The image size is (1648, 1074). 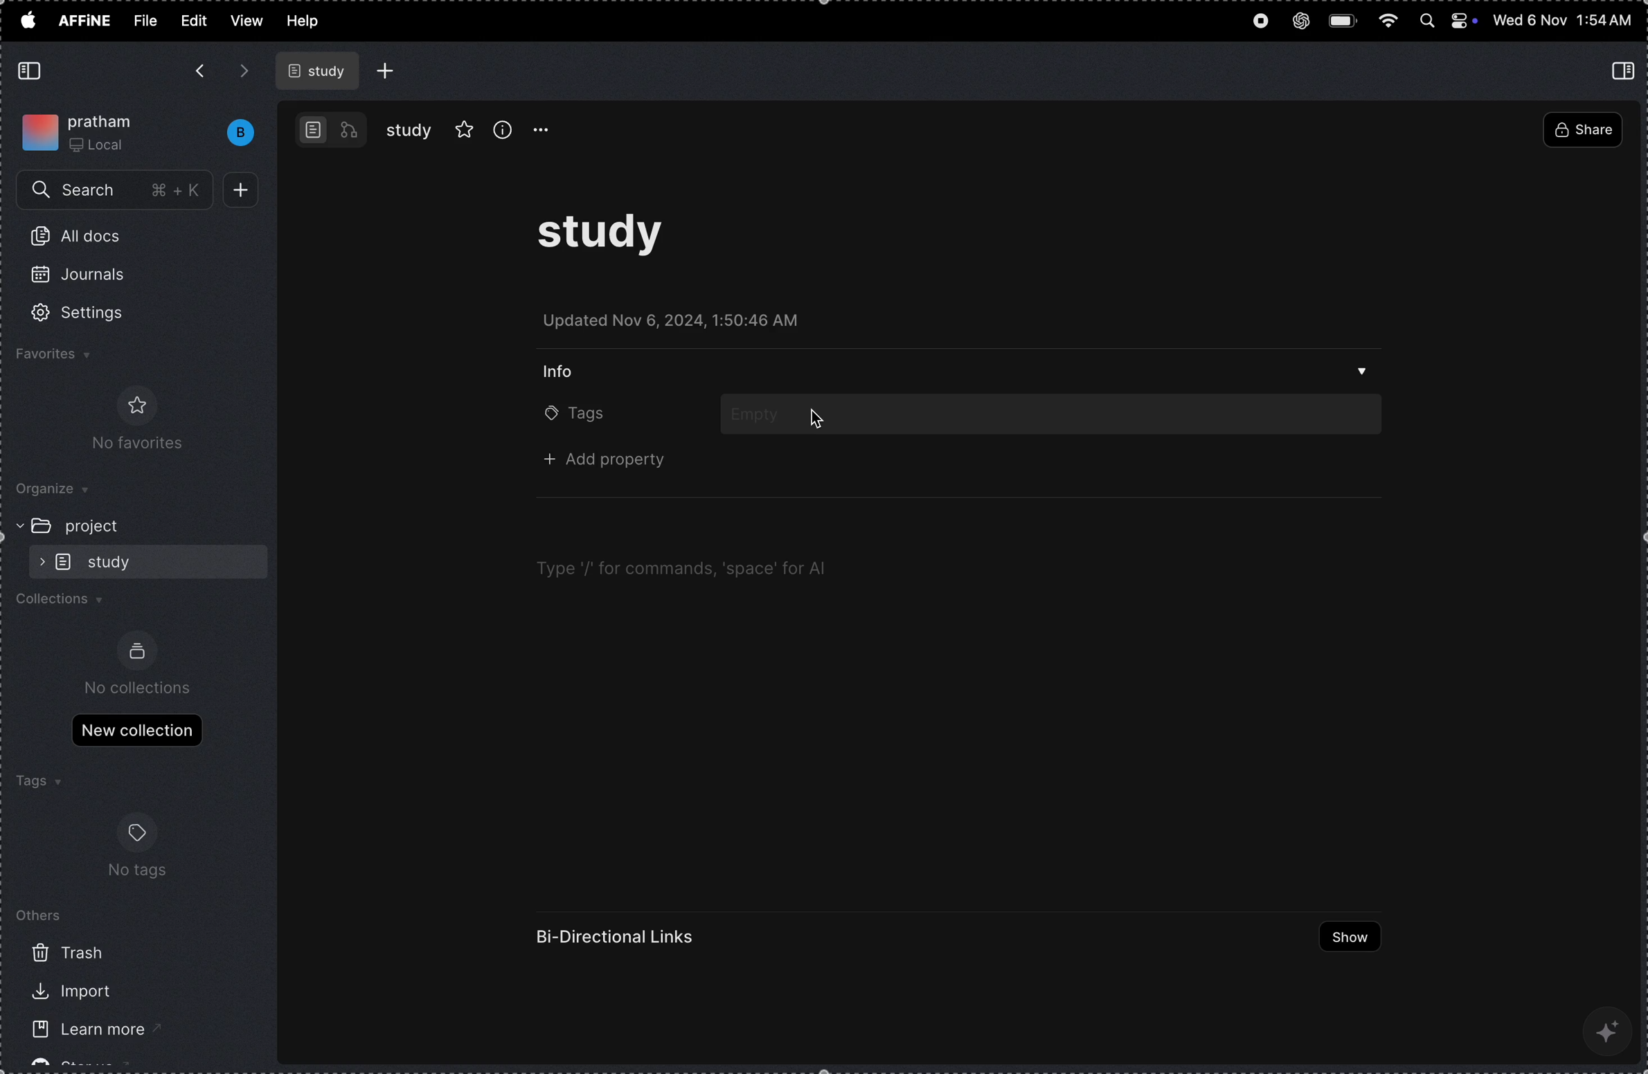 I want to click on collapse side bar, so click(x=33, y=71).